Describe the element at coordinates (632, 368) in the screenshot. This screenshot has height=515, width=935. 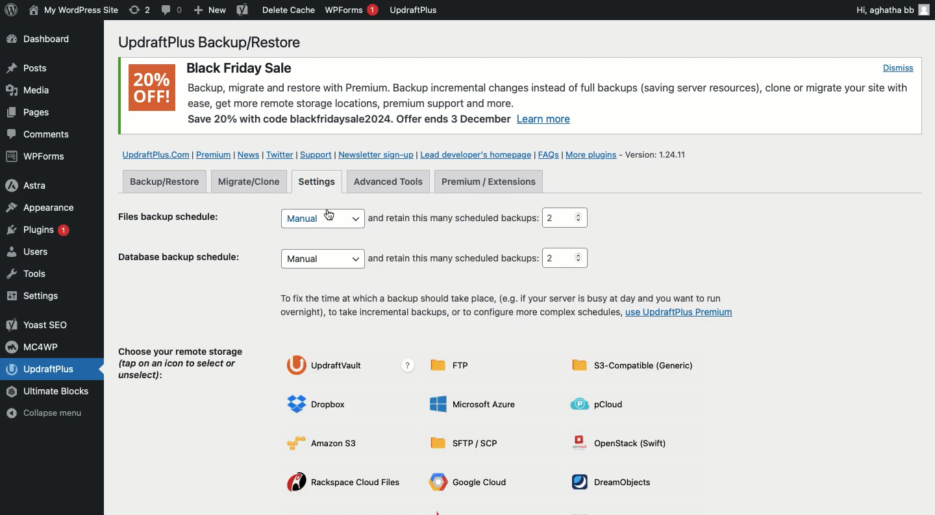
I see `S3-compatible generic` at that location.